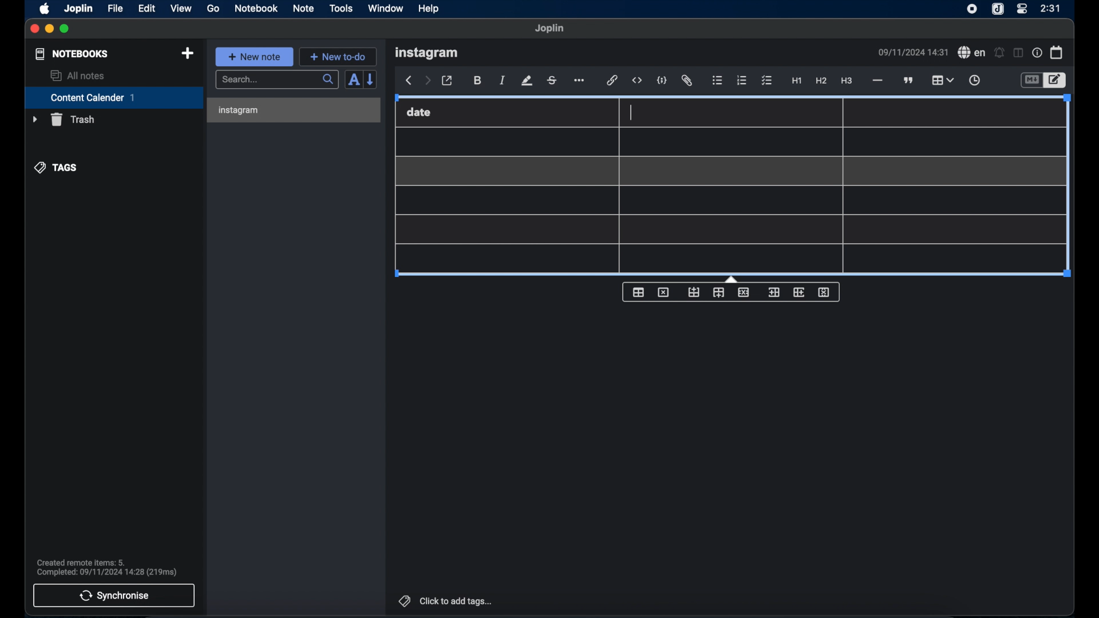 The height and width of the screenshot is (618, 1099). What do you see at coordinates (914, 52) in the screenshot?
I see `date and time` at bounding box center [914, 52].